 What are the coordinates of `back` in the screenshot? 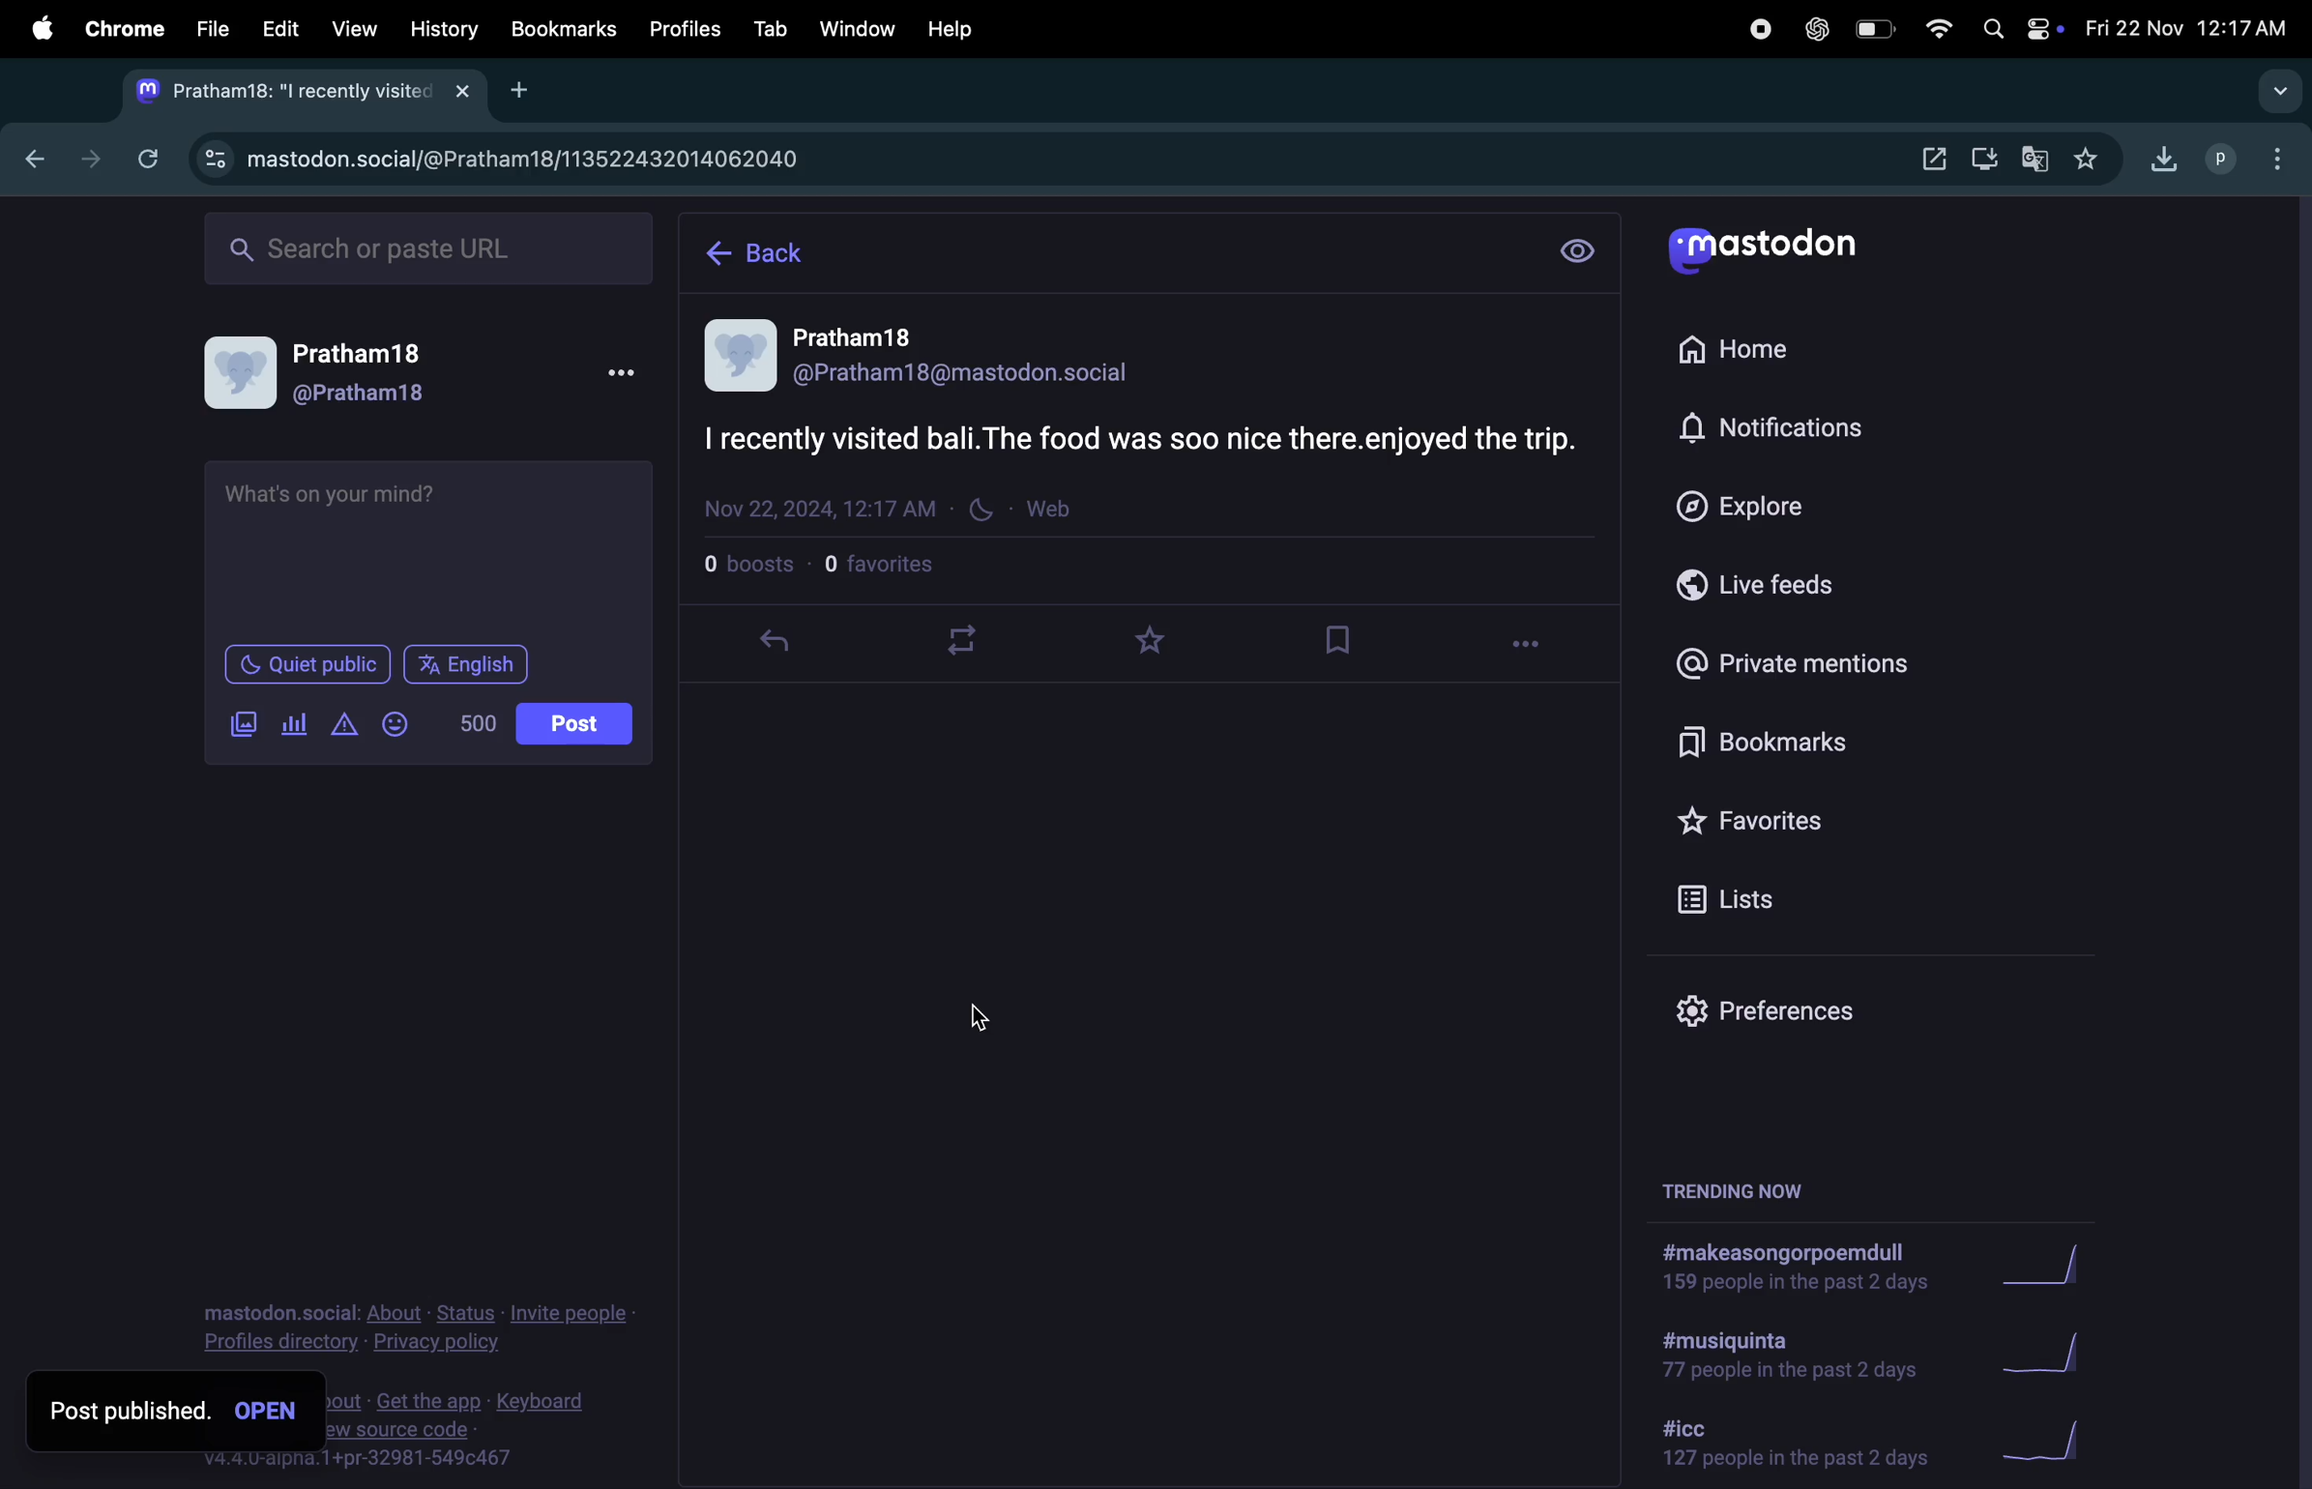 It's located at (762, 251).